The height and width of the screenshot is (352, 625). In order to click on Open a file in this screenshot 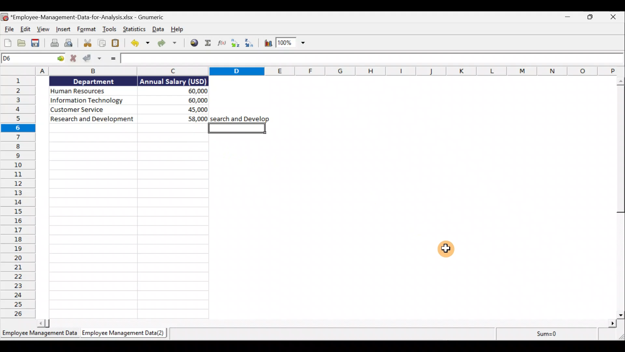, I will do `click(22, 42)`.